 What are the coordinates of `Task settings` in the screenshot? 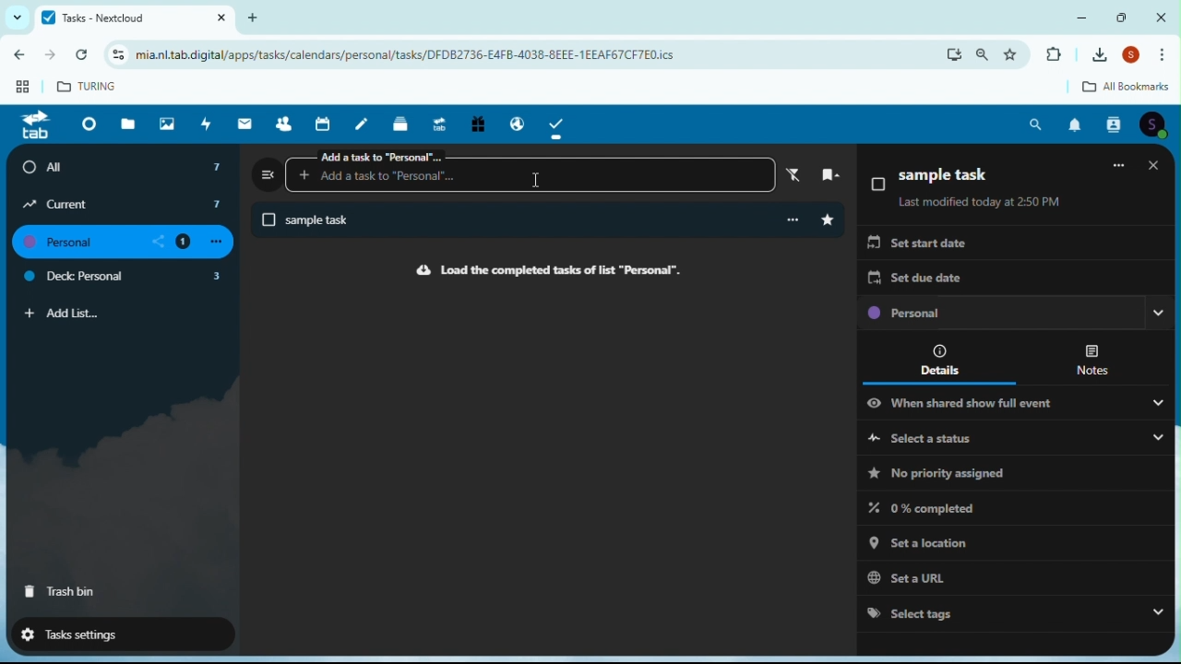 It's located at (113, 633).